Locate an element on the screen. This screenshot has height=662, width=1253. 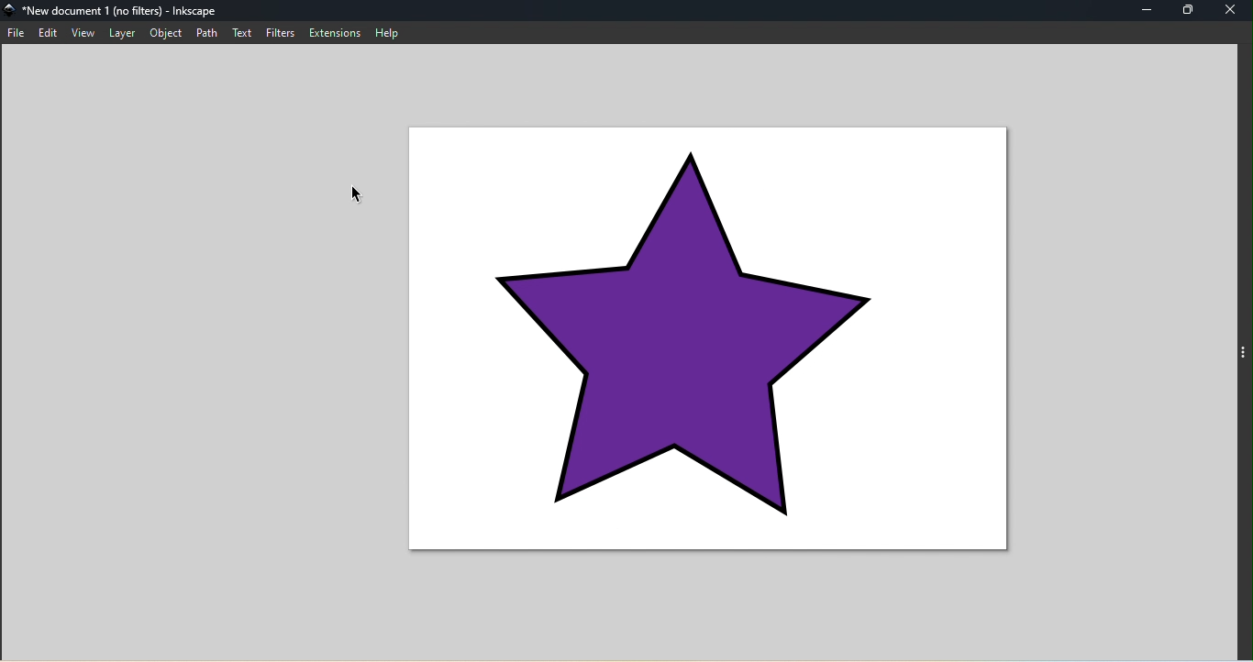
Minimize is located at coordinates (1141, 10).